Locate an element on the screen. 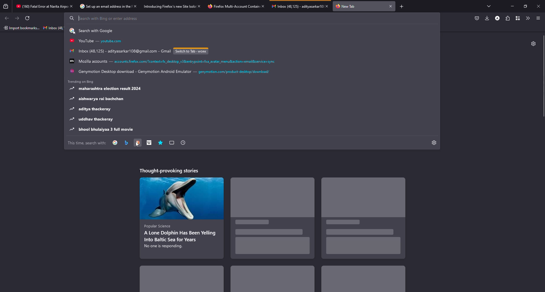  add is located at coordinates (402, 7).